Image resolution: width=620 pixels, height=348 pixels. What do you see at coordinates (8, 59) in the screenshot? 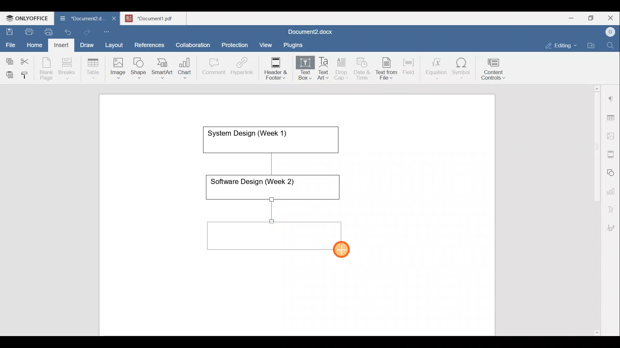
I see `Copy` at bounding box center [8, 59].